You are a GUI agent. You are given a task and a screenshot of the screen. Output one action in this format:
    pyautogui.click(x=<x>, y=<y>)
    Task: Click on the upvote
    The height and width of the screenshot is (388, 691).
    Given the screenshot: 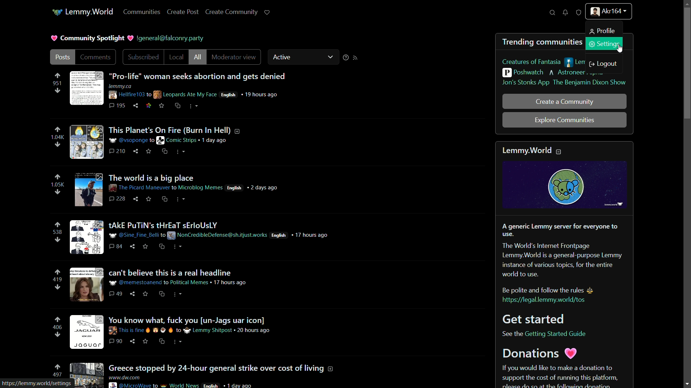 What is the action you would take?
    pyautogui.click(x=57, y=368)
    